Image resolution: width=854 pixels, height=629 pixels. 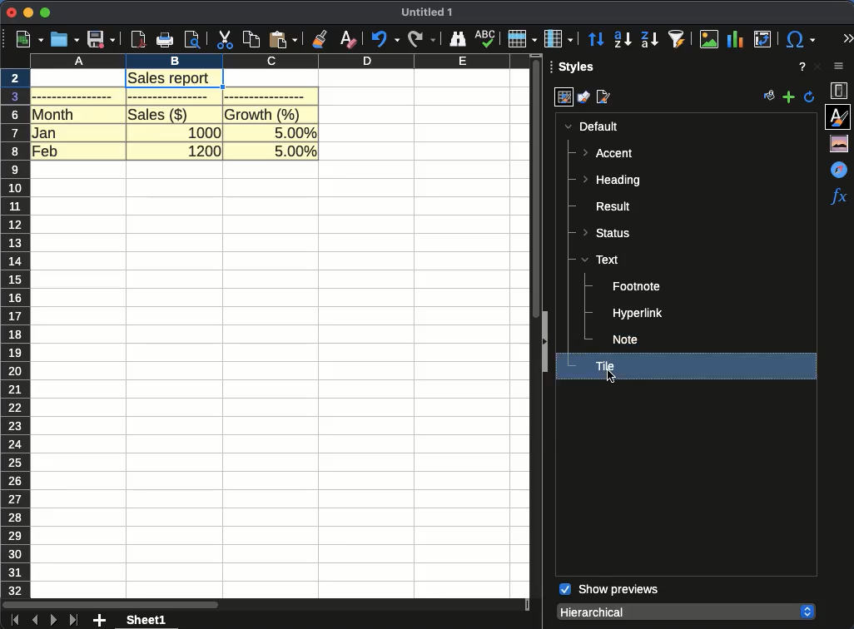 What do you see at coordinates (678, 38) in the screenshot?
I see `autofilter` at bounding box center [678, 38].